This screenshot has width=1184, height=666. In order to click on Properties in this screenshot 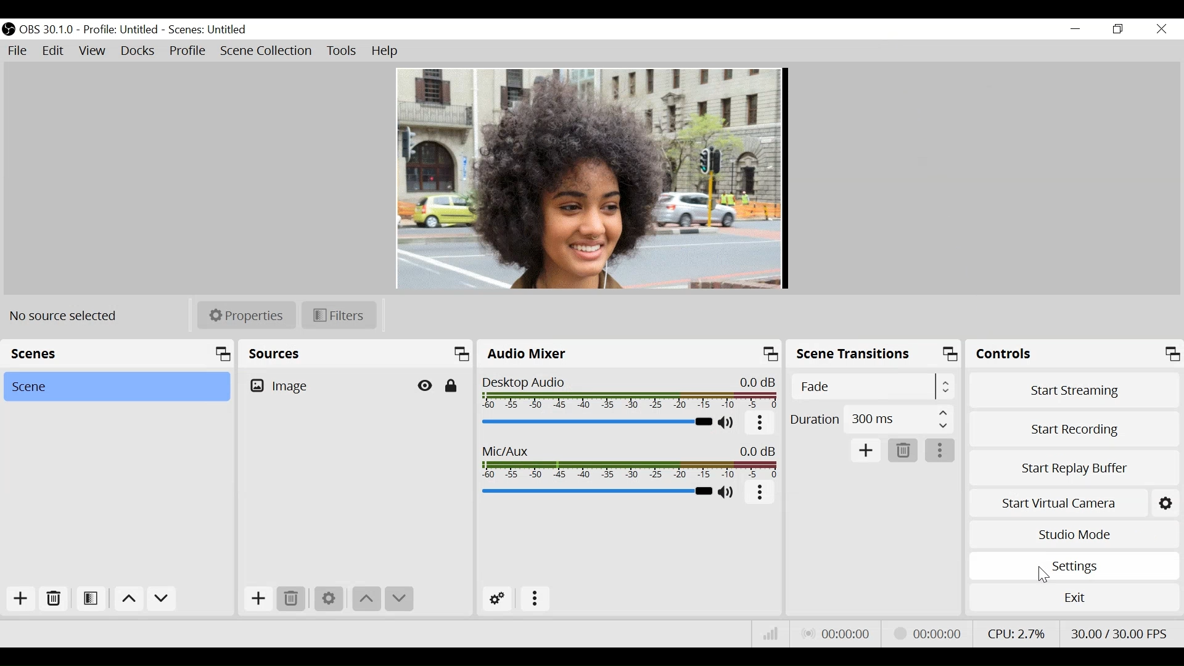, I will do `click(245, 315)`.